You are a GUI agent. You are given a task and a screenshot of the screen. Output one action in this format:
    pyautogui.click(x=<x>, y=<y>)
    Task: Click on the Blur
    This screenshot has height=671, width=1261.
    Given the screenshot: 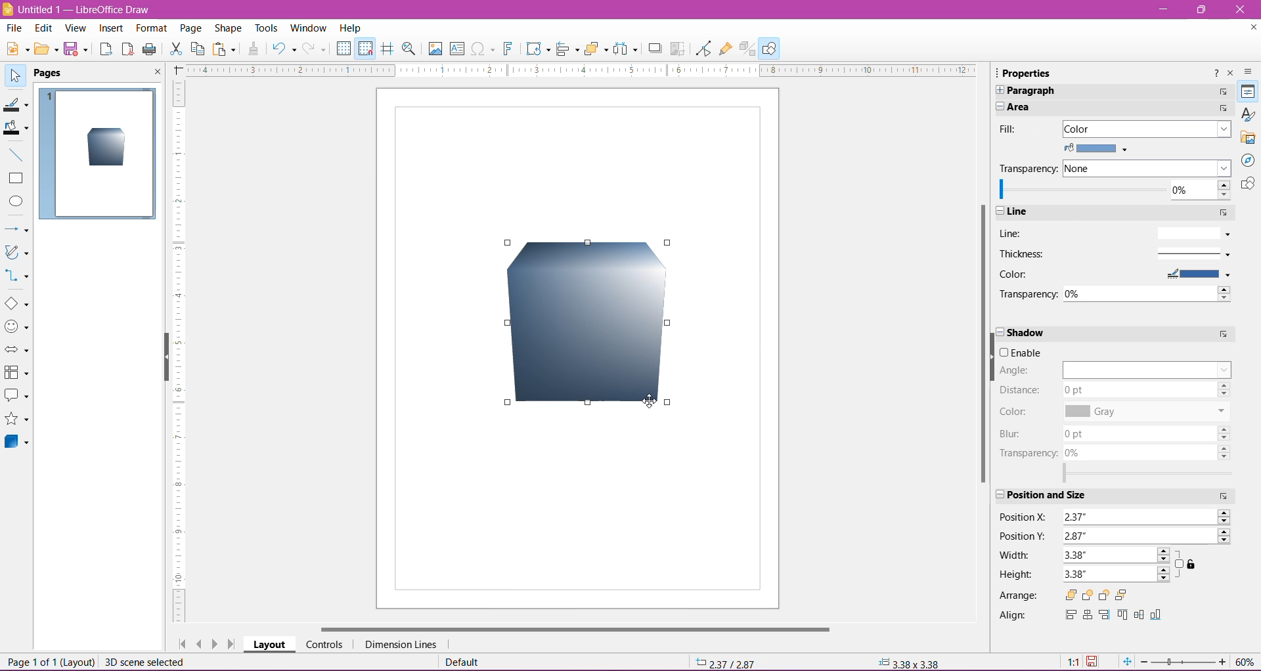 What is the action you would take?
    pyautogui.click(x=1015, y=434)
    